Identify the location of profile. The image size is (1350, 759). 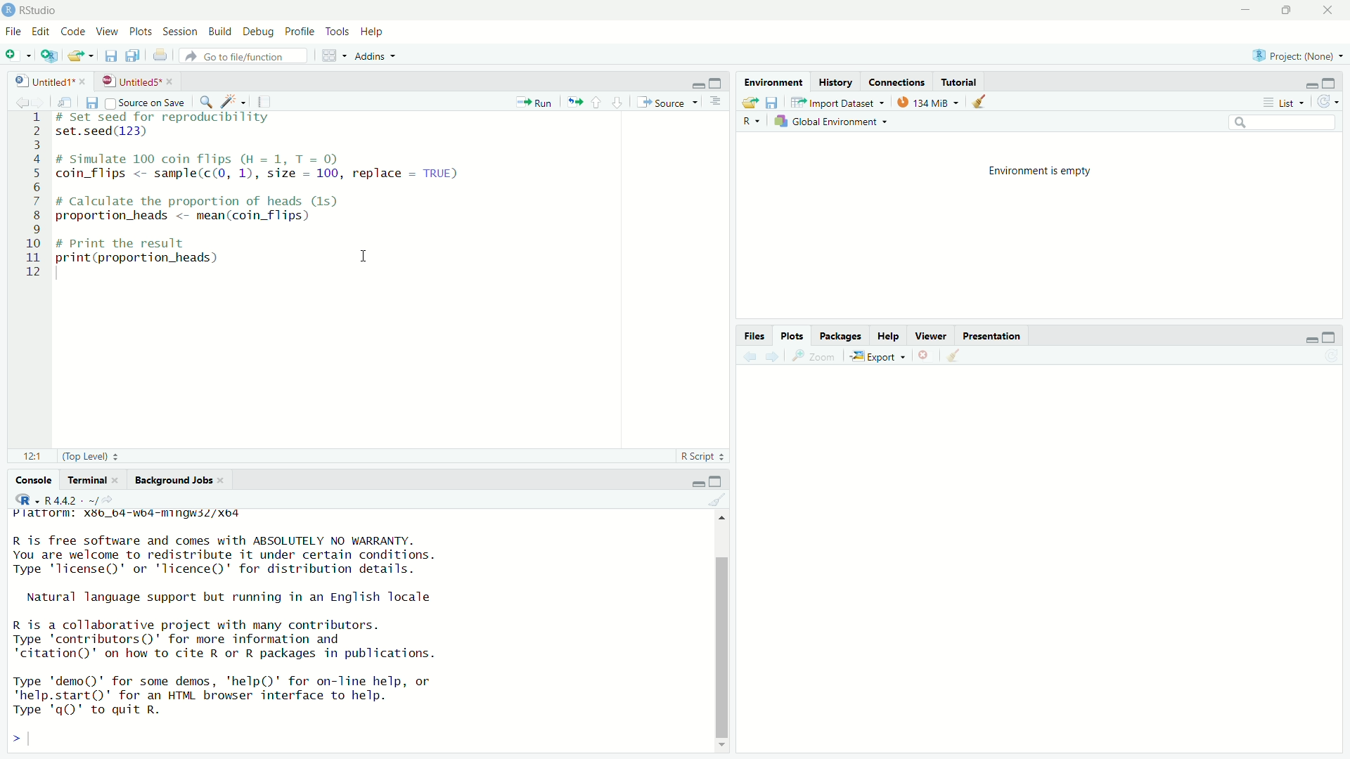
(301, 31).